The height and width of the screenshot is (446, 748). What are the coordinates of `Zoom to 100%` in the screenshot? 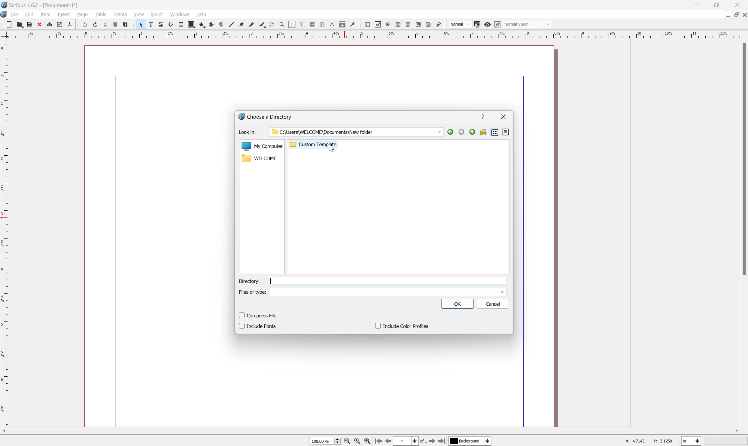 It's located at (356, 442).